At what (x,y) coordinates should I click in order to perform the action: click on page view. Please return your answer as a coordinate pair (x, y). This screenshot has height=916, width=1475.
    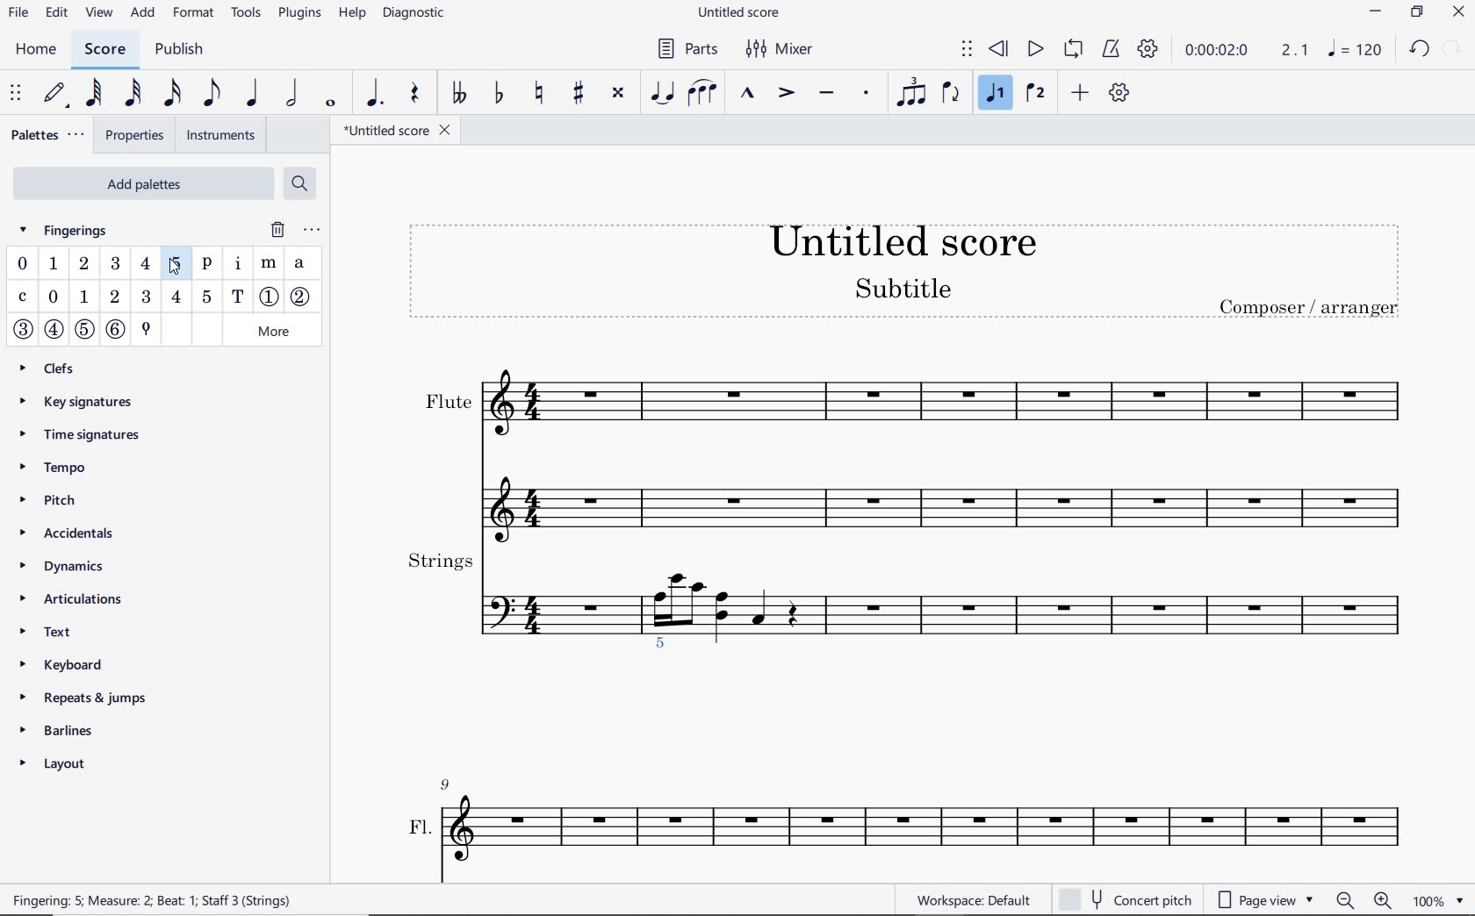
    Looking at the image, I should click on (1264, 901).